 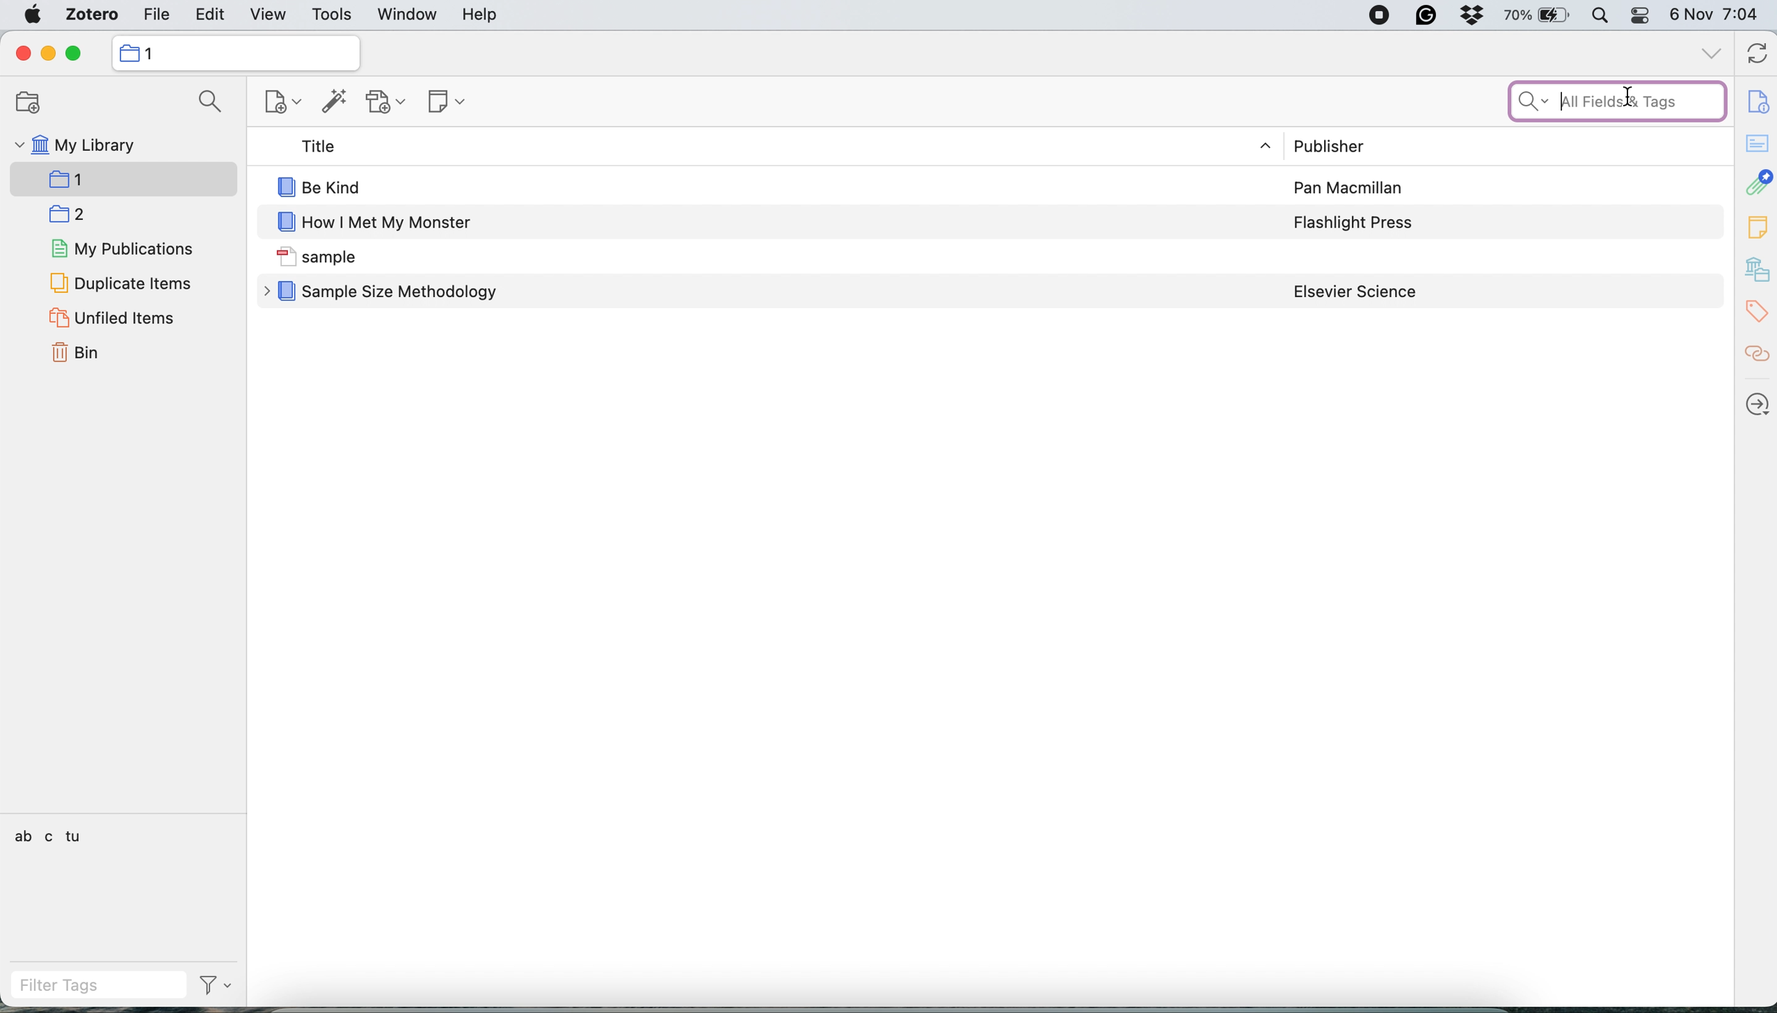 What do you see at coordinates (124, 179) in the screenshot?
I see `selected collection 1` at bounding box center [124, 179].